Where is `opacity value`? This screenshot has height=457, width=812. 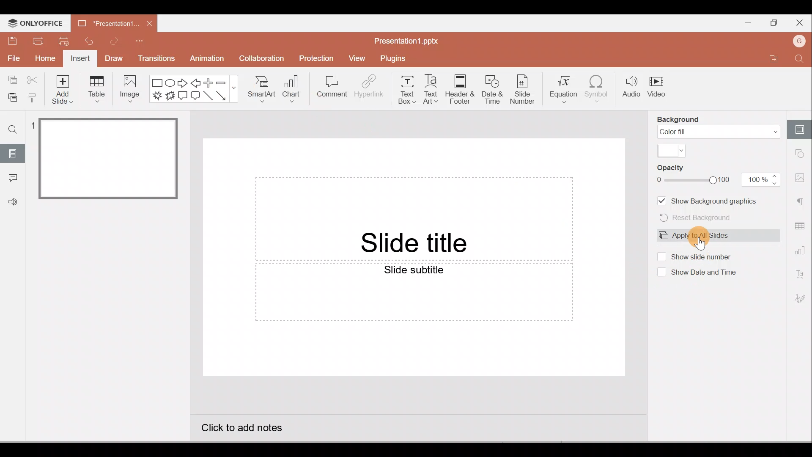
opacity value is located at coordinates (762, 179).